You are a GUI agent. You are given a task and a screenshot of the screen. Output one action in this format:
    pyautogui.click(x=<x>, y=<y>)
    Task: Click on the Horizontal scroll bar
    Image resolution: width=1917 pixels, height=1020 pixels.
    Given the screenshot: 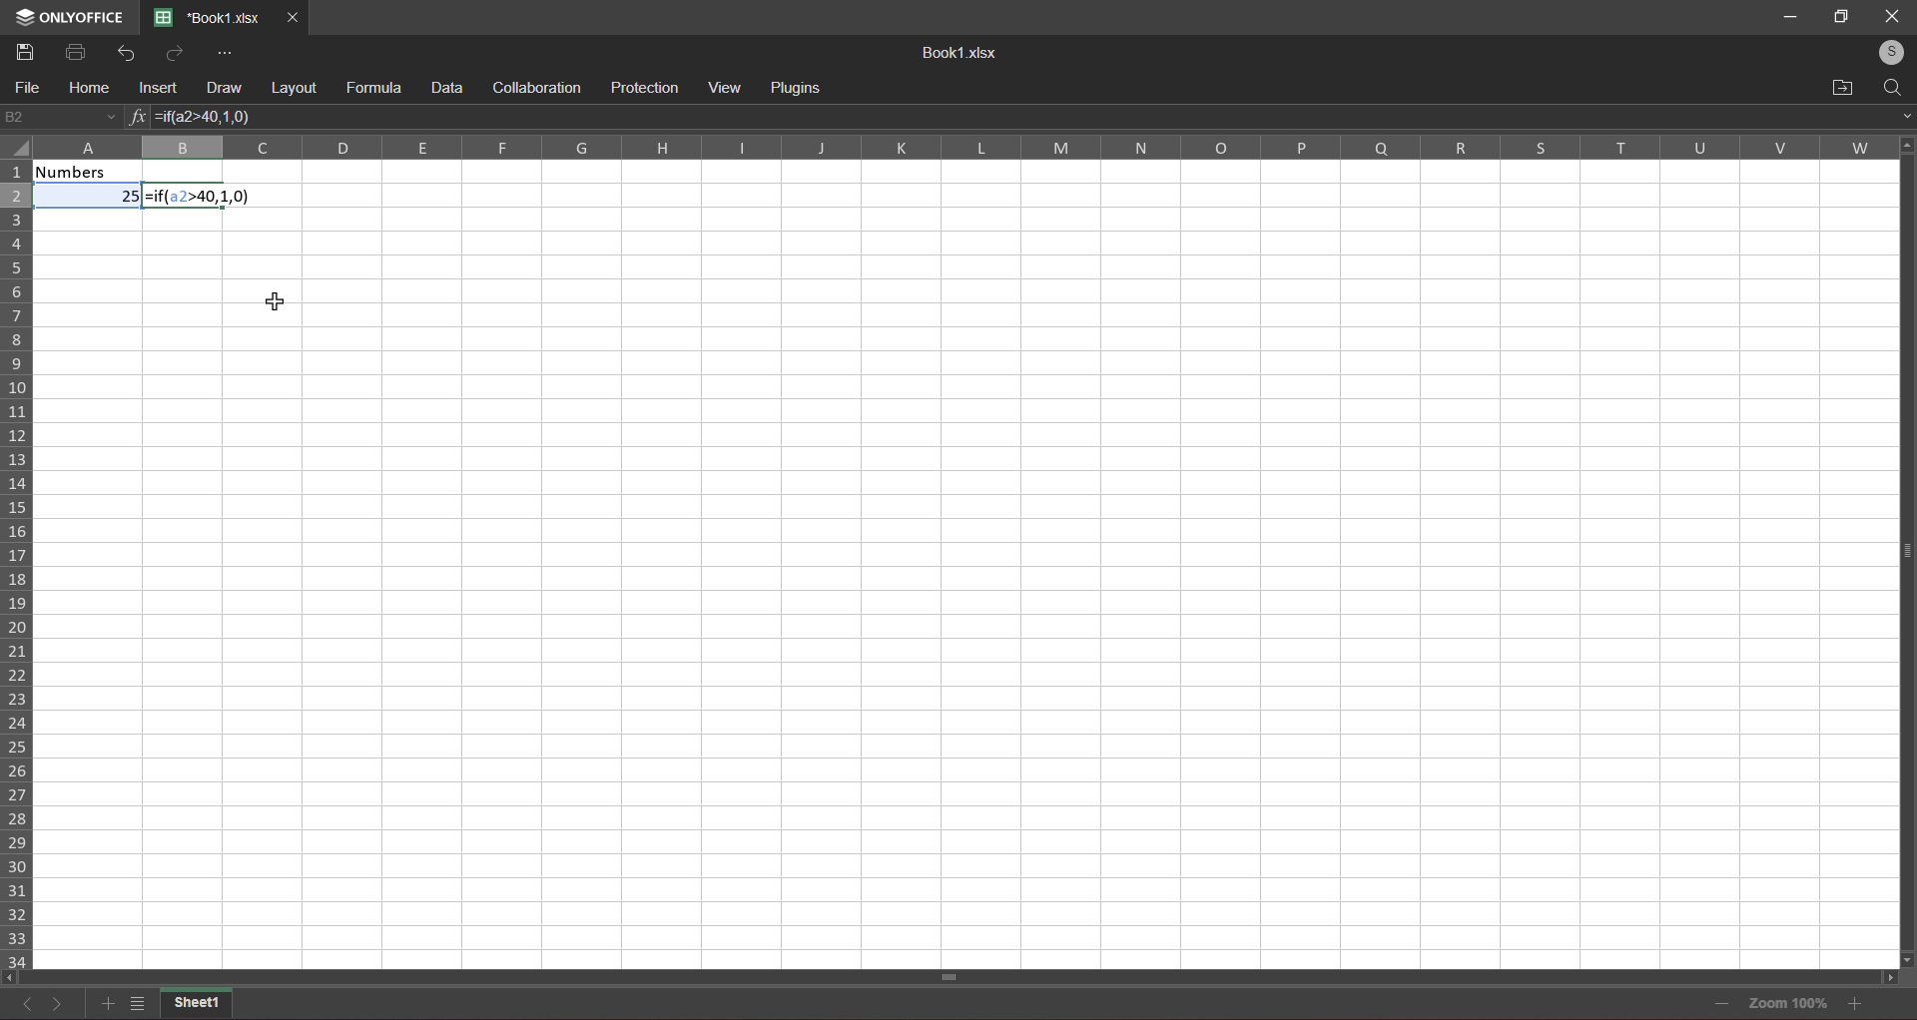 What is the action you would take?
    pyautogui.click(x=952, y=975)
    